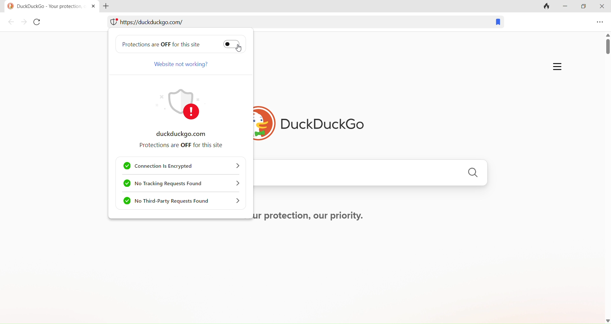 This screenshot has height=324, width=611. What do you see at coordinates (24, 23) in the screenshot?
I see `forward` at bounding box center [24, 23].